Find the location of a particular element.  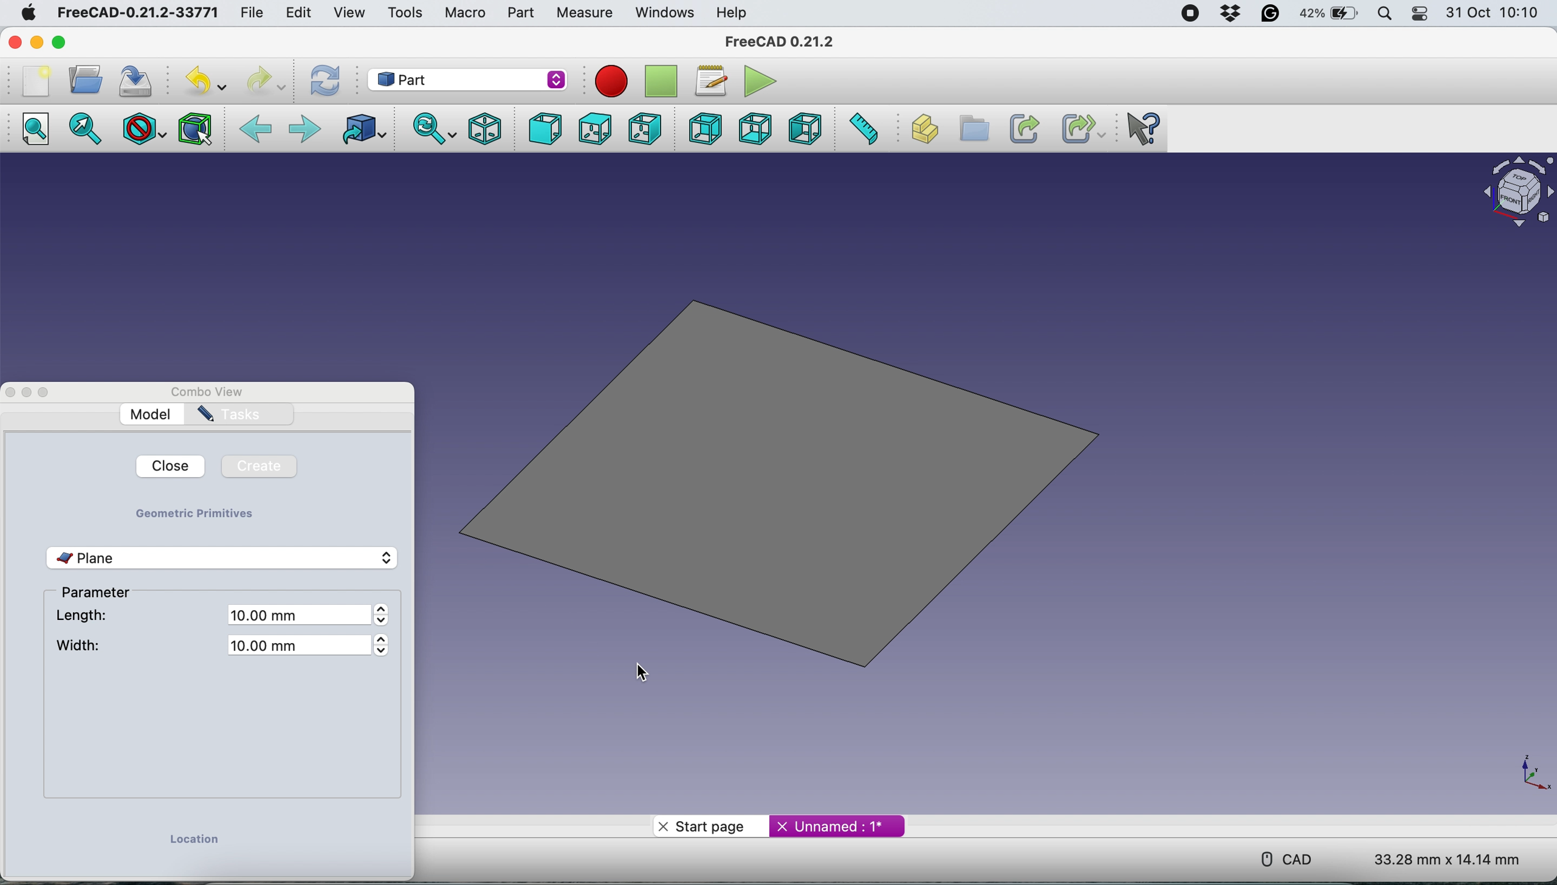

Screen recorder is located at coordinates (1192, 13).